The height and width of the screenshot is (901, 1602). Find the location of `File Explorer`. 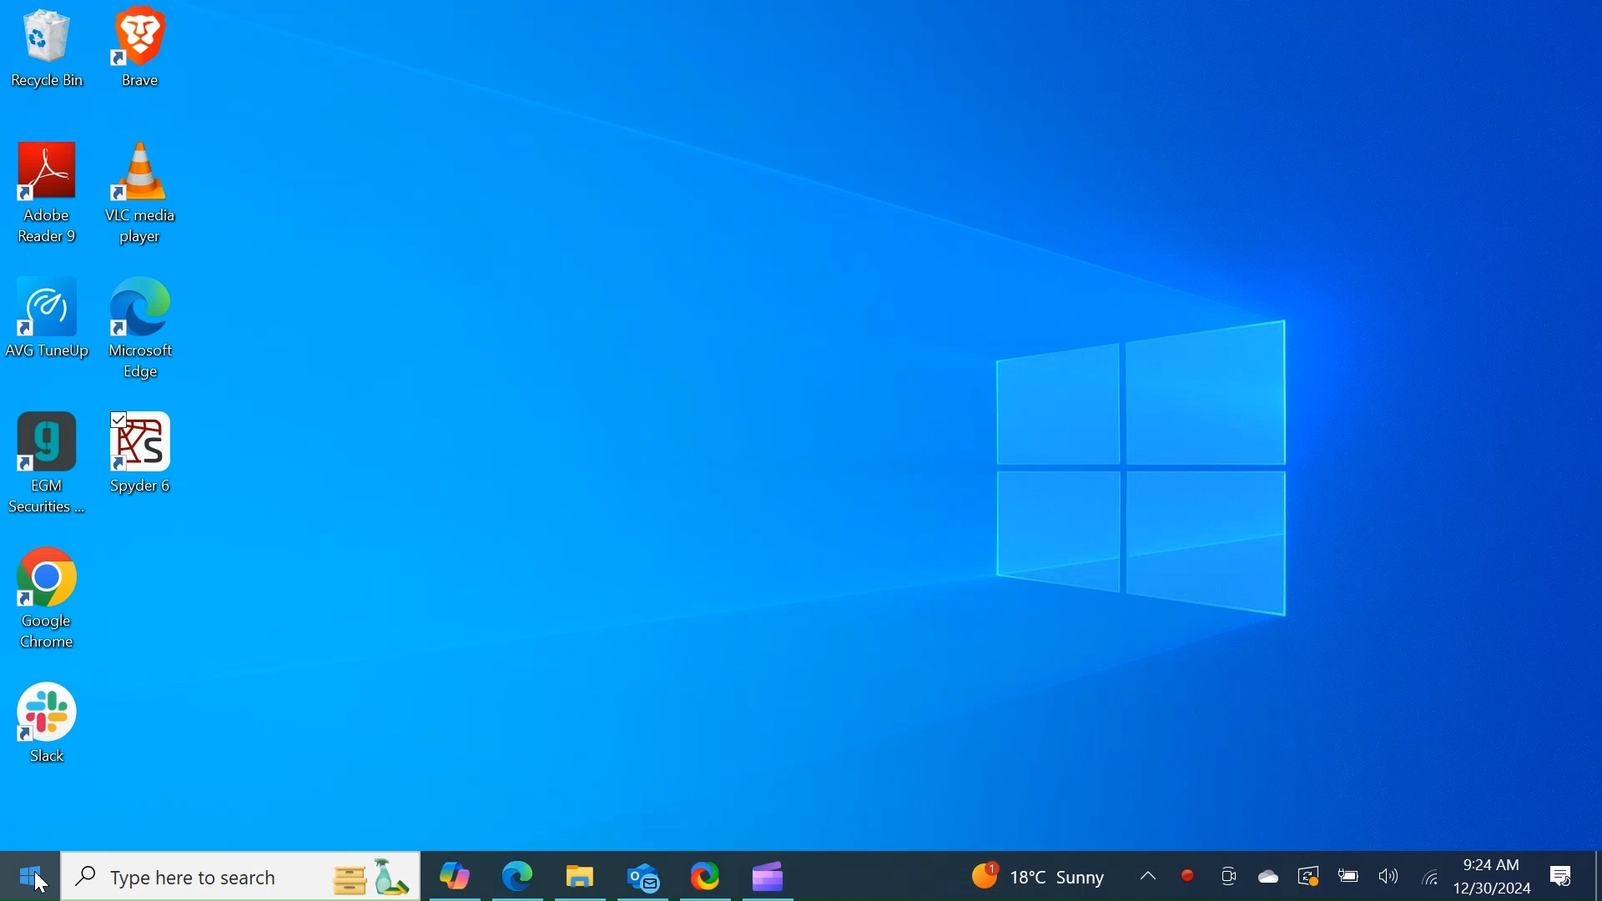

File Explorer is located at coordinates (580, 874).